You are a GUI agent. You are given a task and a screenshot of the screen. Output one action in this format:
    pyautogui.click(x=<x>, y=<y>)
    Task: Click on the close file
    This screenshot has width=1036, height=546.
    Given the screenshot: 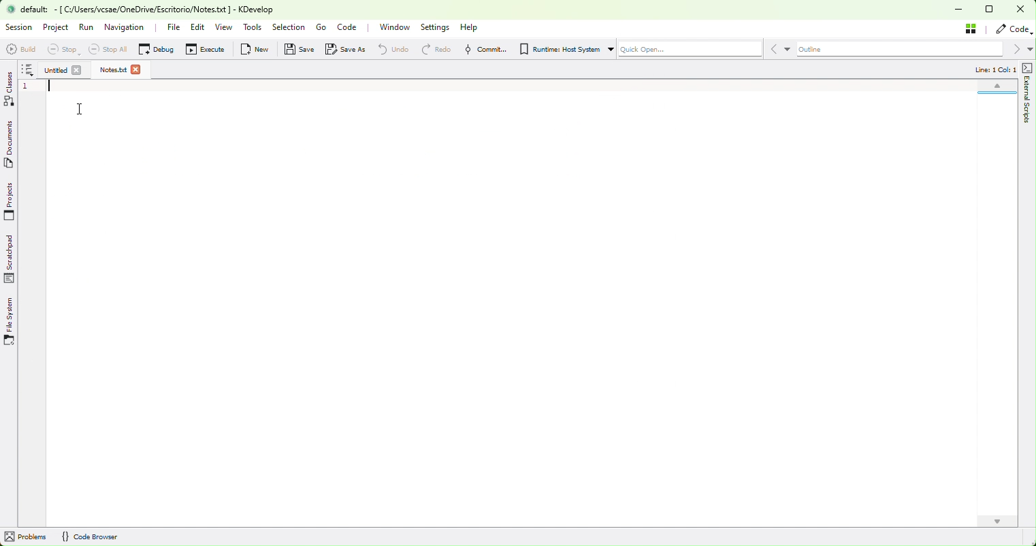 What is the action you would take?
    pyautogui.click(x=137, y=69)
    